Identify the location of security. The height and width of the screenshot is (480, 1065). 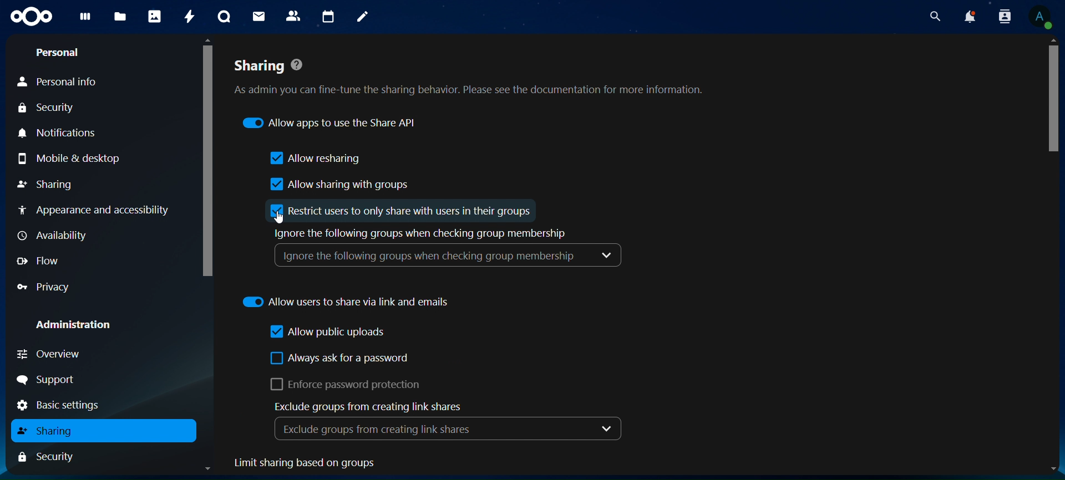
(56, 456).